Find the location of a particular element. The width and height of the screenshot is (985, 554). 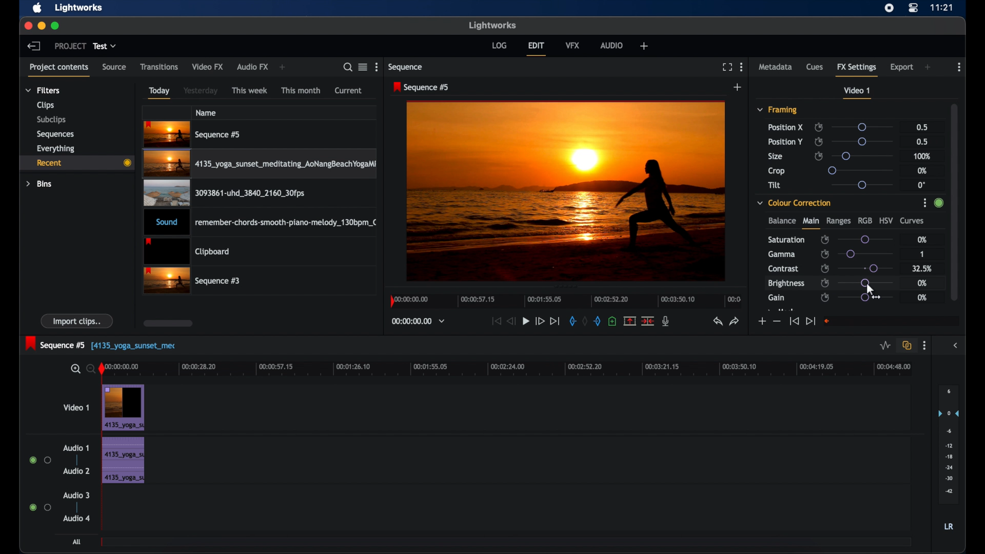

audio 3 is located at coordinates (77, 496).